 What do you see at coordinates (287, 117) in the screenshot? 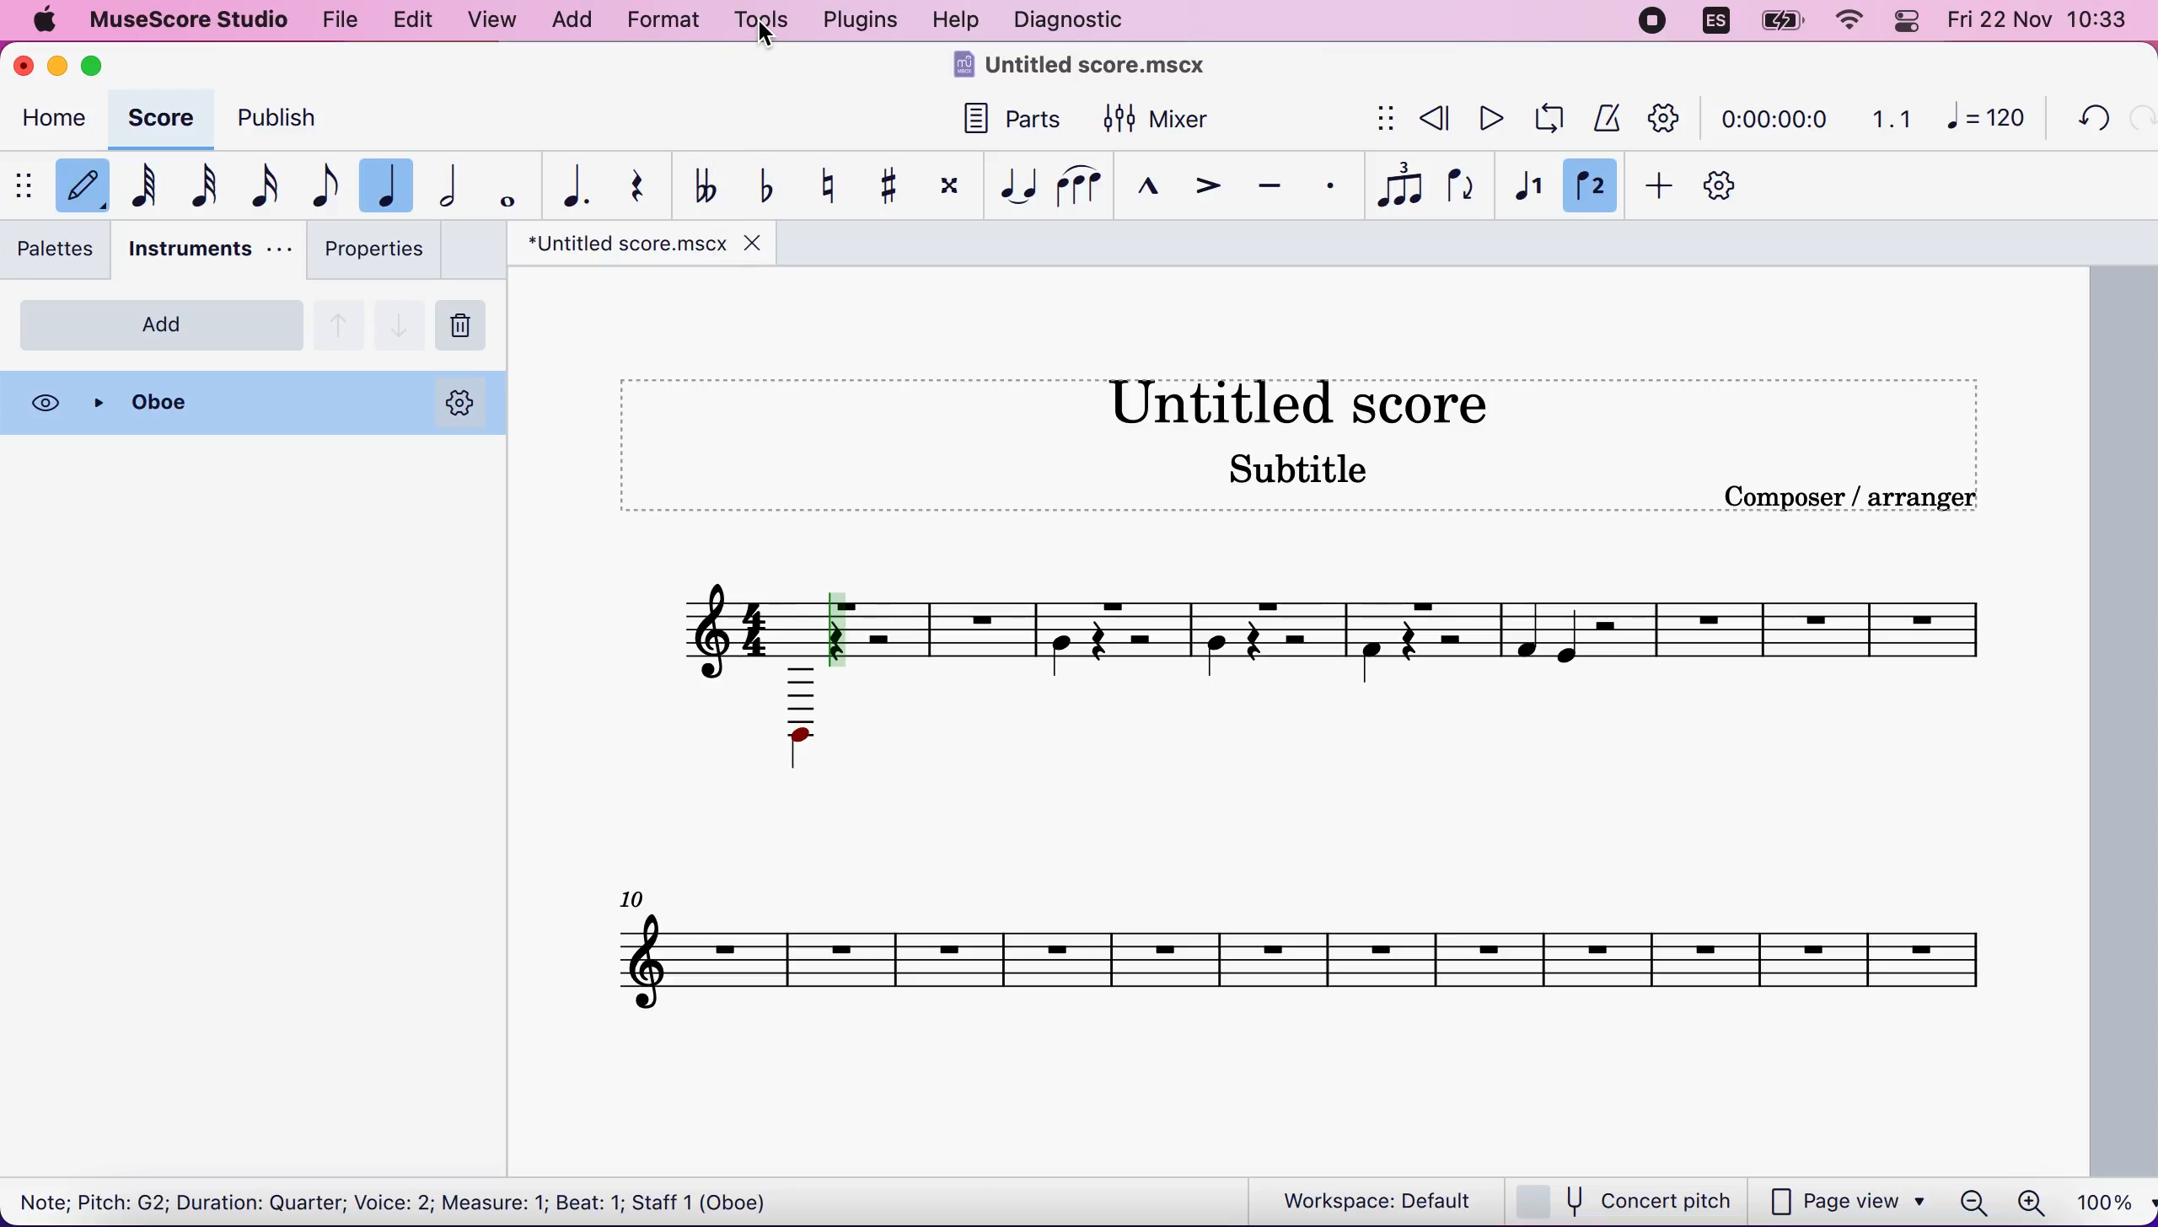
I see `publish` at bounding box center [287, 117].